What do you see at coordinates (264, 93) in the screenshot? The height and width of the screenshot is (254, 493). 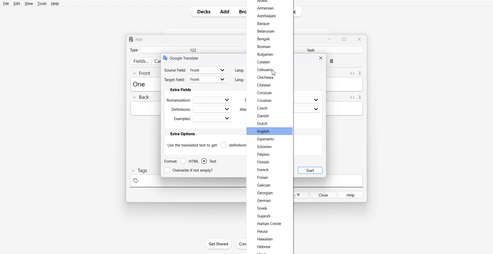 I see `Corsican` at bounding box center [264, 93].